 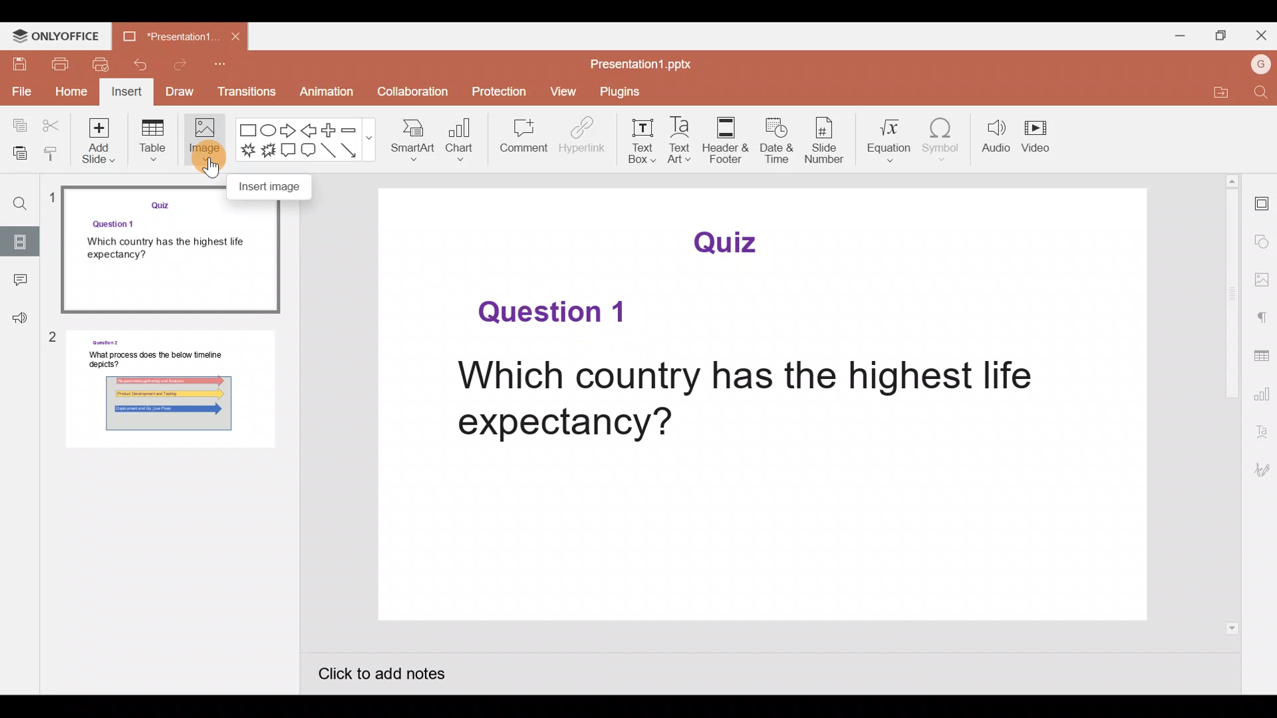 What do you see at coordinates (1262, 433) in the screenshot?
I see `Text Art settings` at bounding box center [1262, 433].